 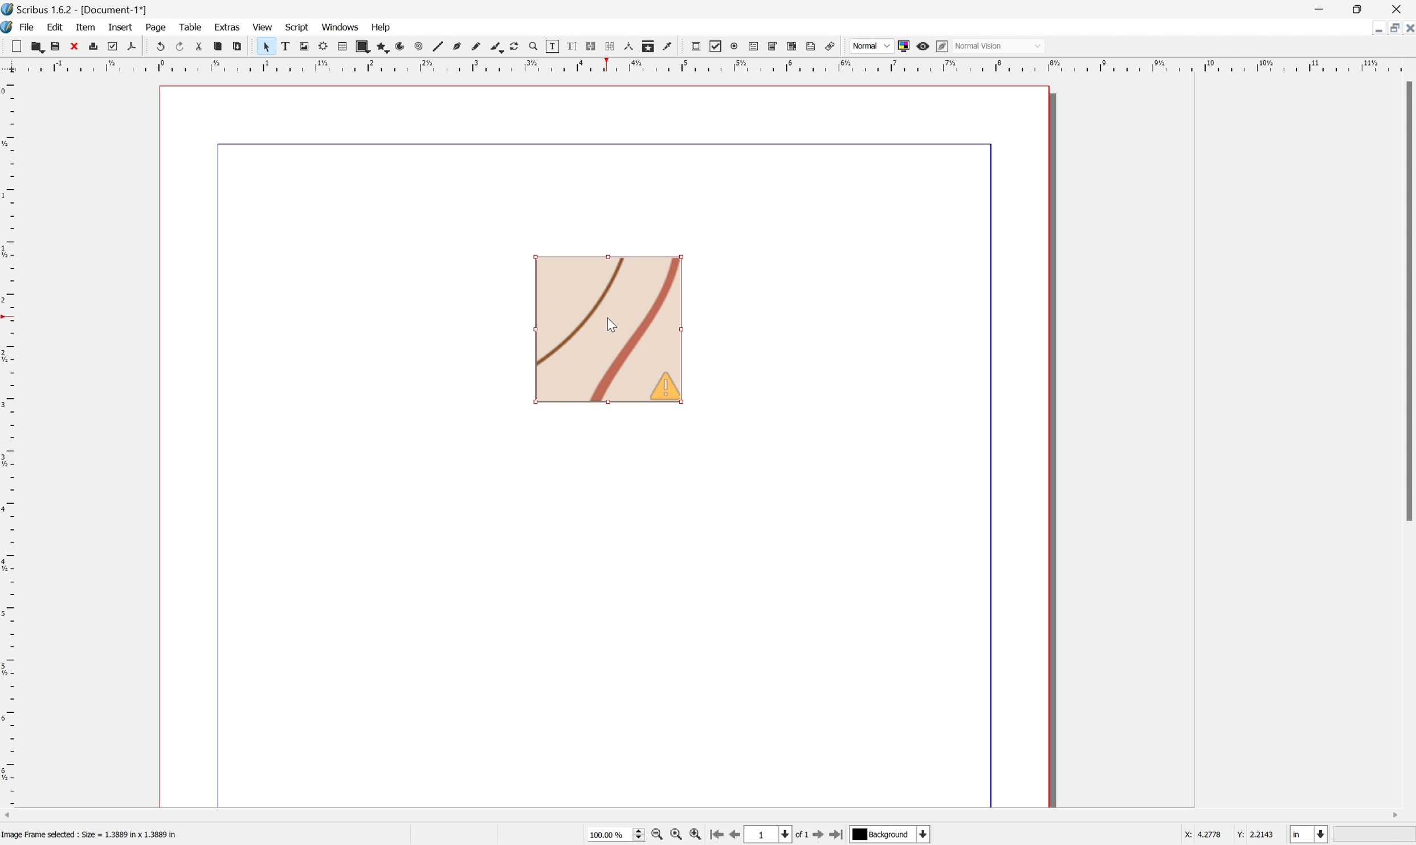 I want to click on Rotate item, so click(x=519, y=46).